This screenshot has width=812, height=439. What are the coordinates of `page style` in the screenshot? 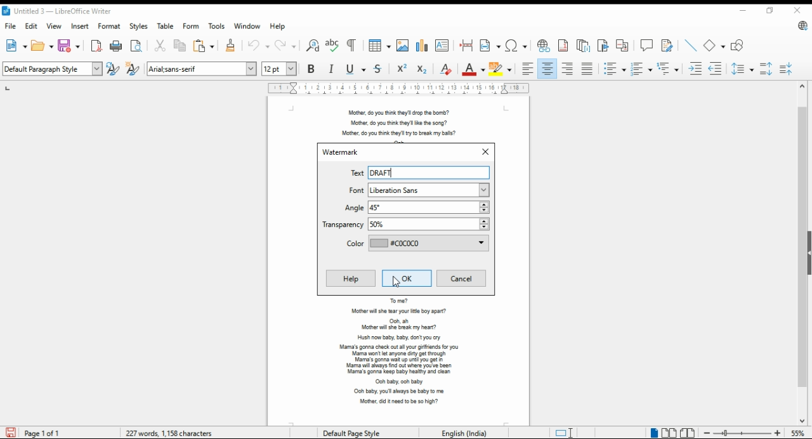 It's located at (348, 431).